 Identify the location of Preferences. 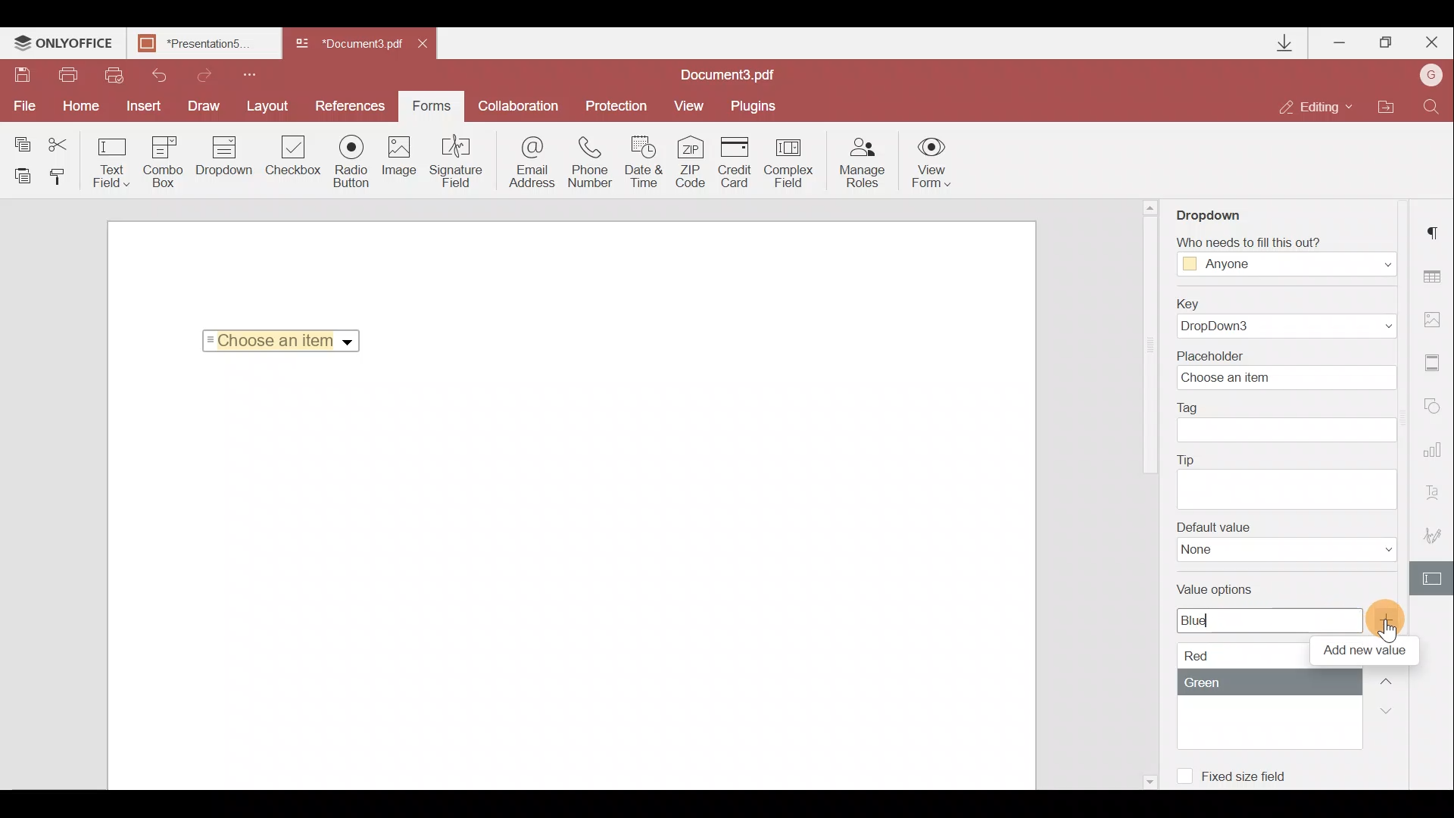
(351, 106).